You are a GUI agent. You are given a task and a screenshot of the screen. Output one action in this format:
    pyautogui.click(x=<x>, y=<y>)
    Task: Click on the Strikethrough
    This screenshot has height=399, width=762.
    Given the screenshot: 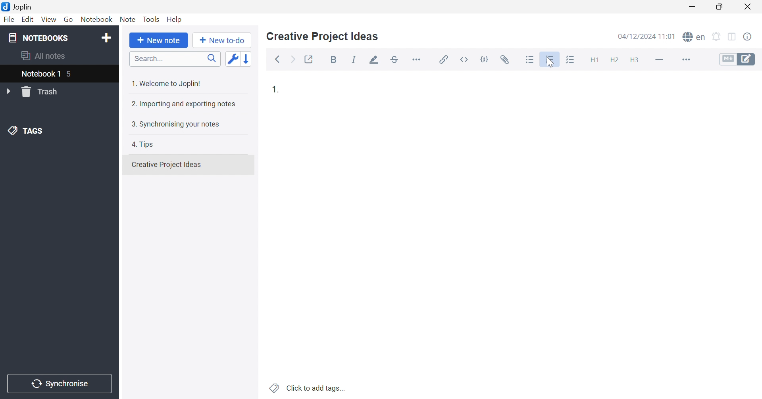 What is the action you would take?
    pyautogui.click(x=396, y=60)
    